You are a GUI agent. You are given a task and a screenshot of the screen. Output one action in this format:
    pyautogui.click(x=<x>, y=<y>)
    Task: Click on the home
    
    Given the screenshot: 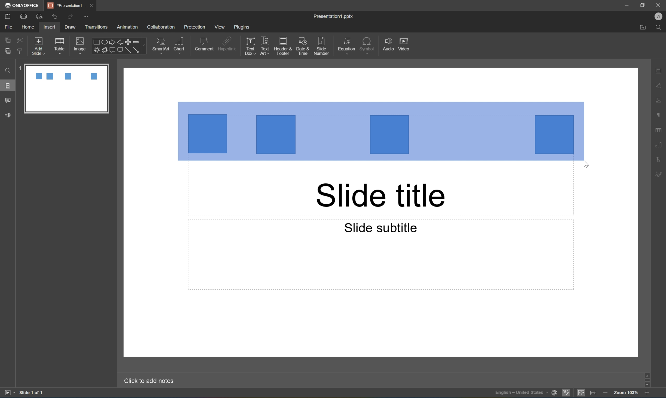 What is the action you would take?
    pyautogui.click(x=27, y=27)
    